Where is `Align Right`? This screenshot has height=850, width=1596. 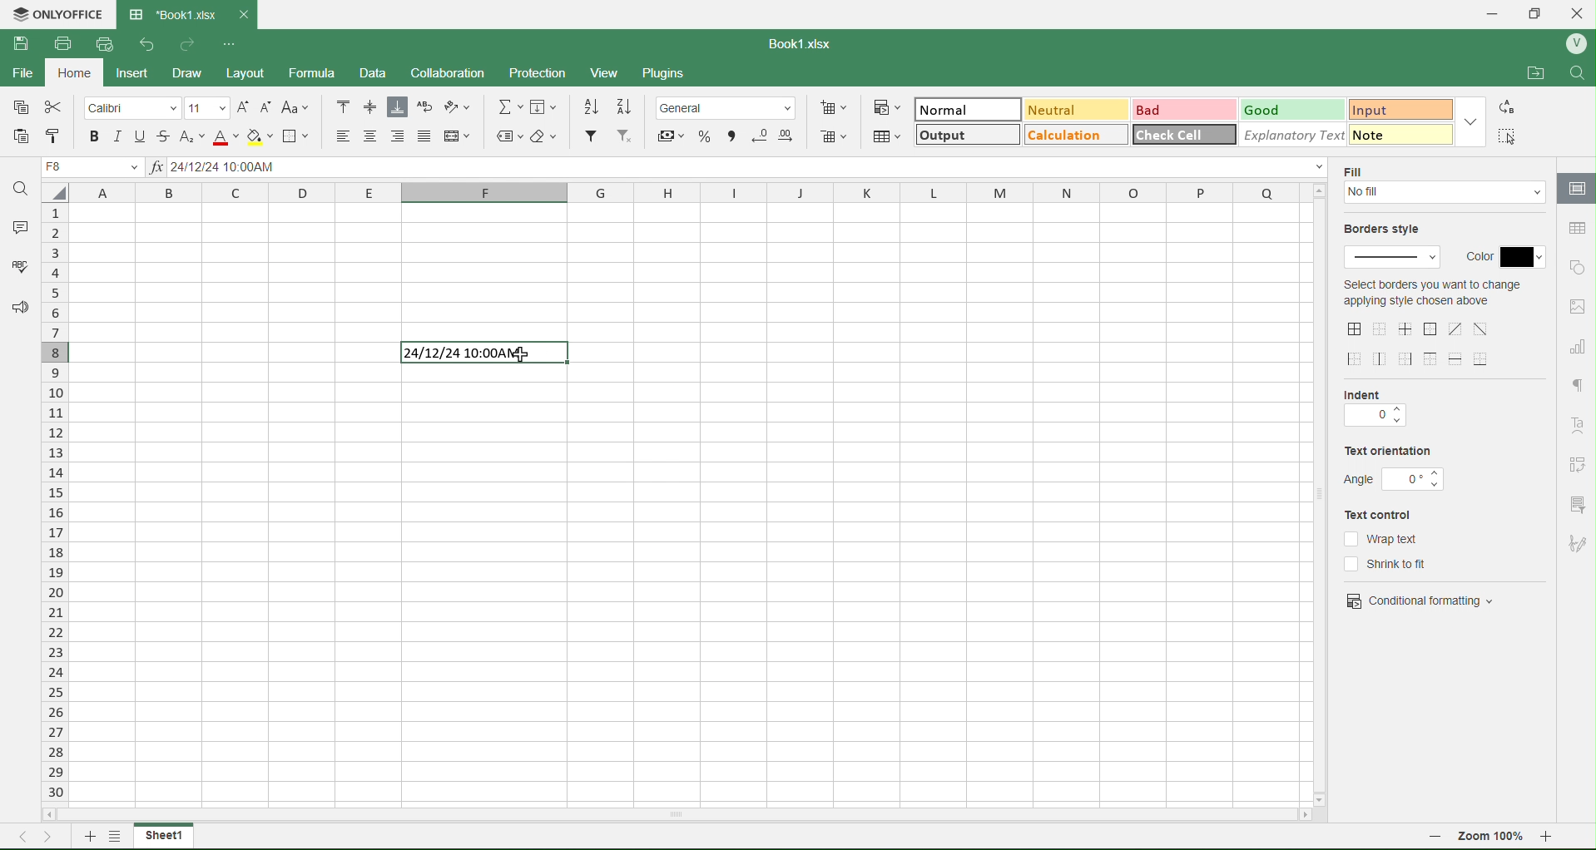
Align Right is located at coordinates (399, 136).